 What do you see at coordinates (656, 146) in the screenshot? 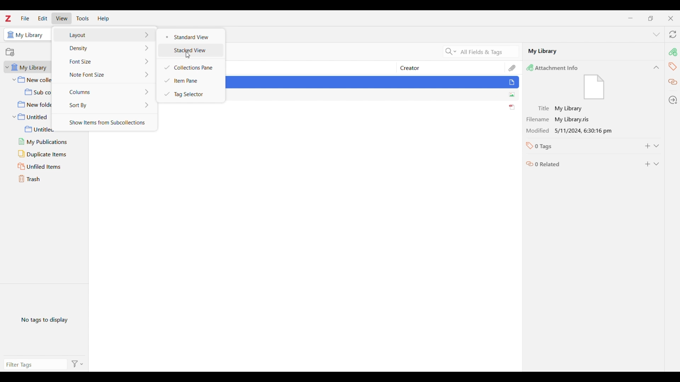
I see `Expand tags` at bounding box center [656, 146].